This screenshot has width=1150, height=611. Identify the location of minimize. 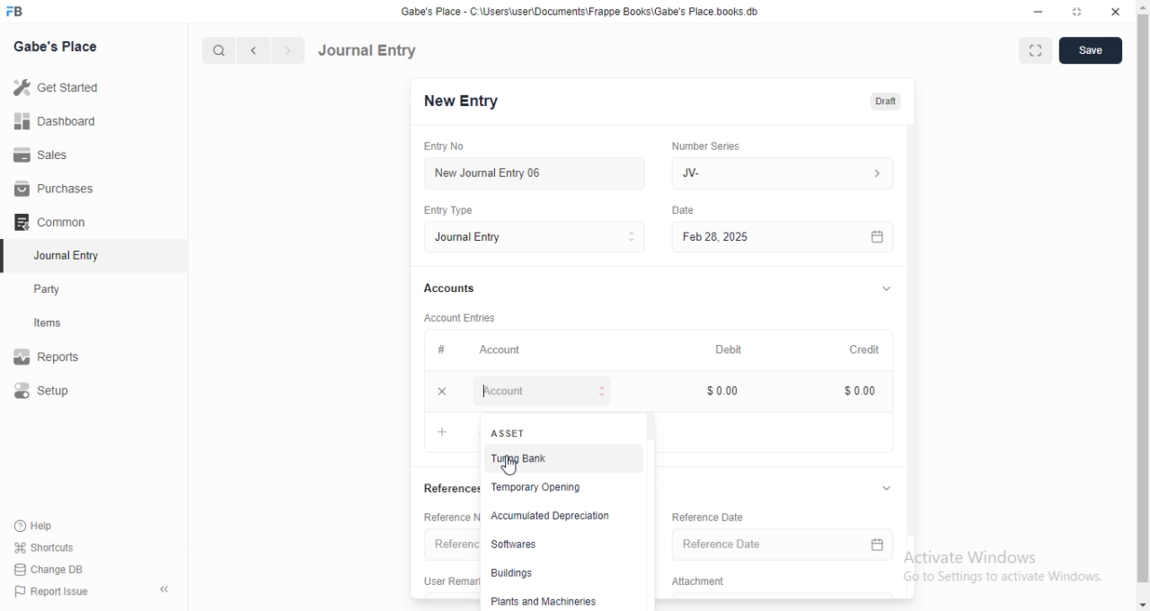
(1039, 13).